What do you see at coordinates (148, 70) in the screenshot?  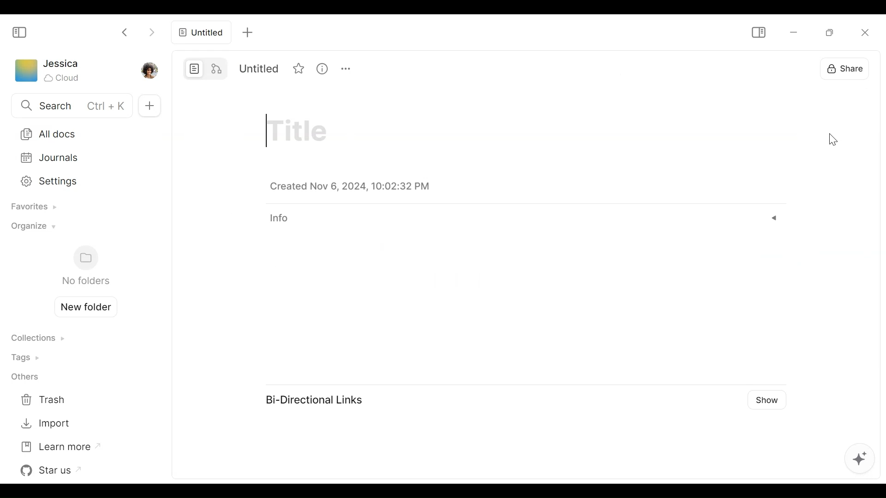 I see `Profile picture` at bounding box center [148, 70].